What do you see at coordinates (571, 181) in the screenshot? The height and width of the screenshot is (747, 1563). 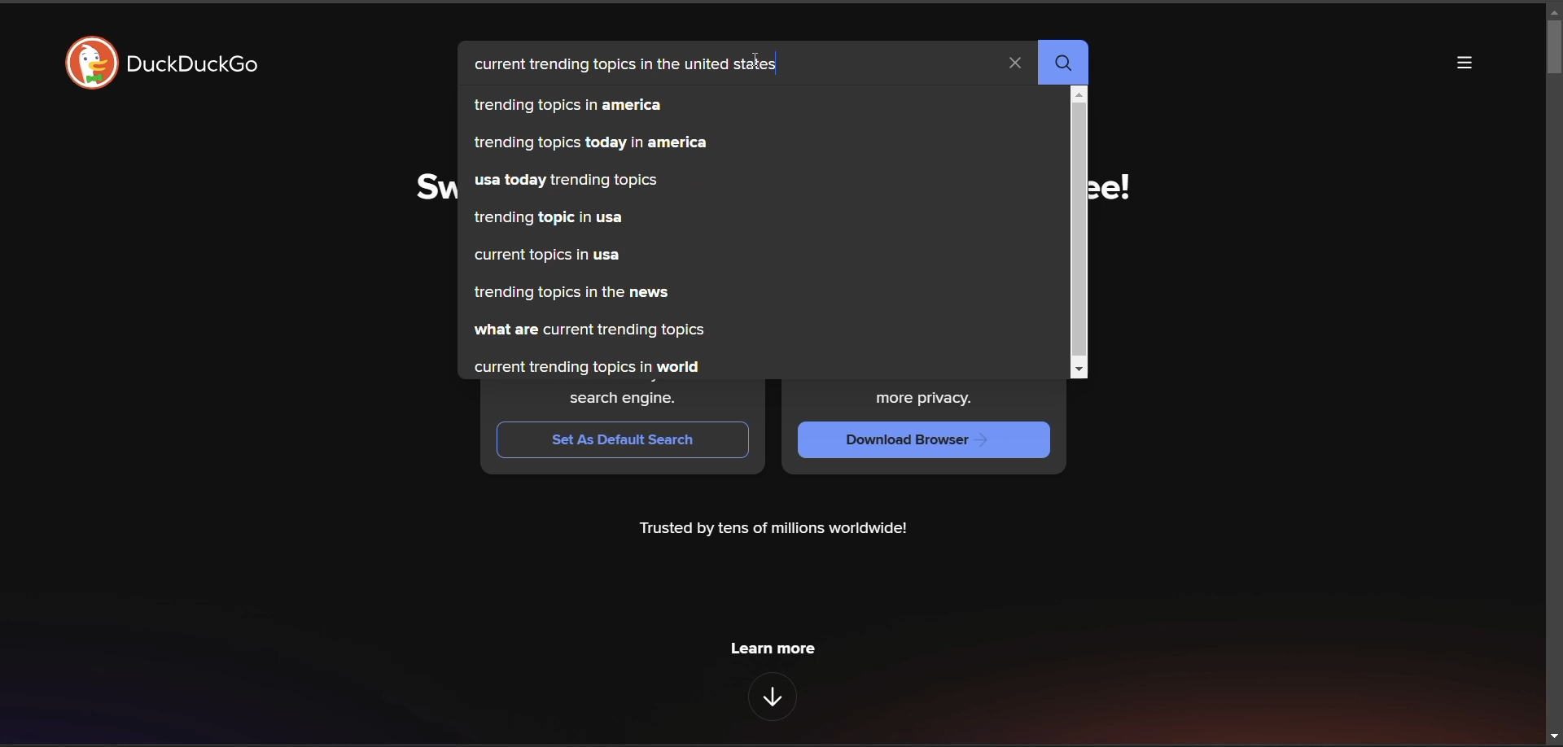 I see `usa today trending topics` at bounding box center [571, 181].